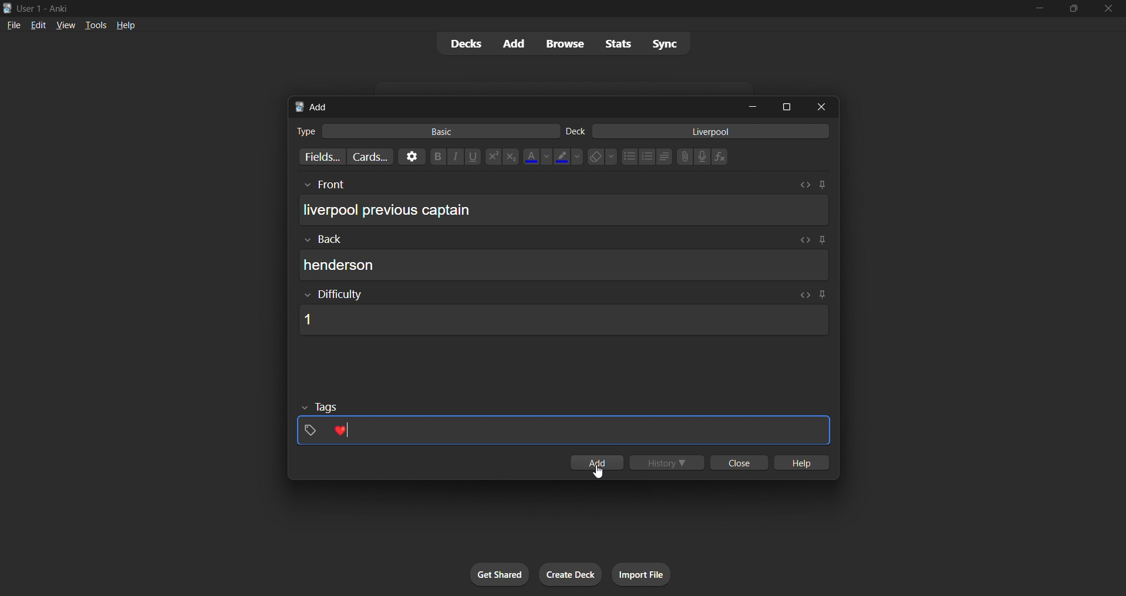  What do you see at coordinates (724, 157) in the screenshot?
I see `function` at bounding box center [724, 157].